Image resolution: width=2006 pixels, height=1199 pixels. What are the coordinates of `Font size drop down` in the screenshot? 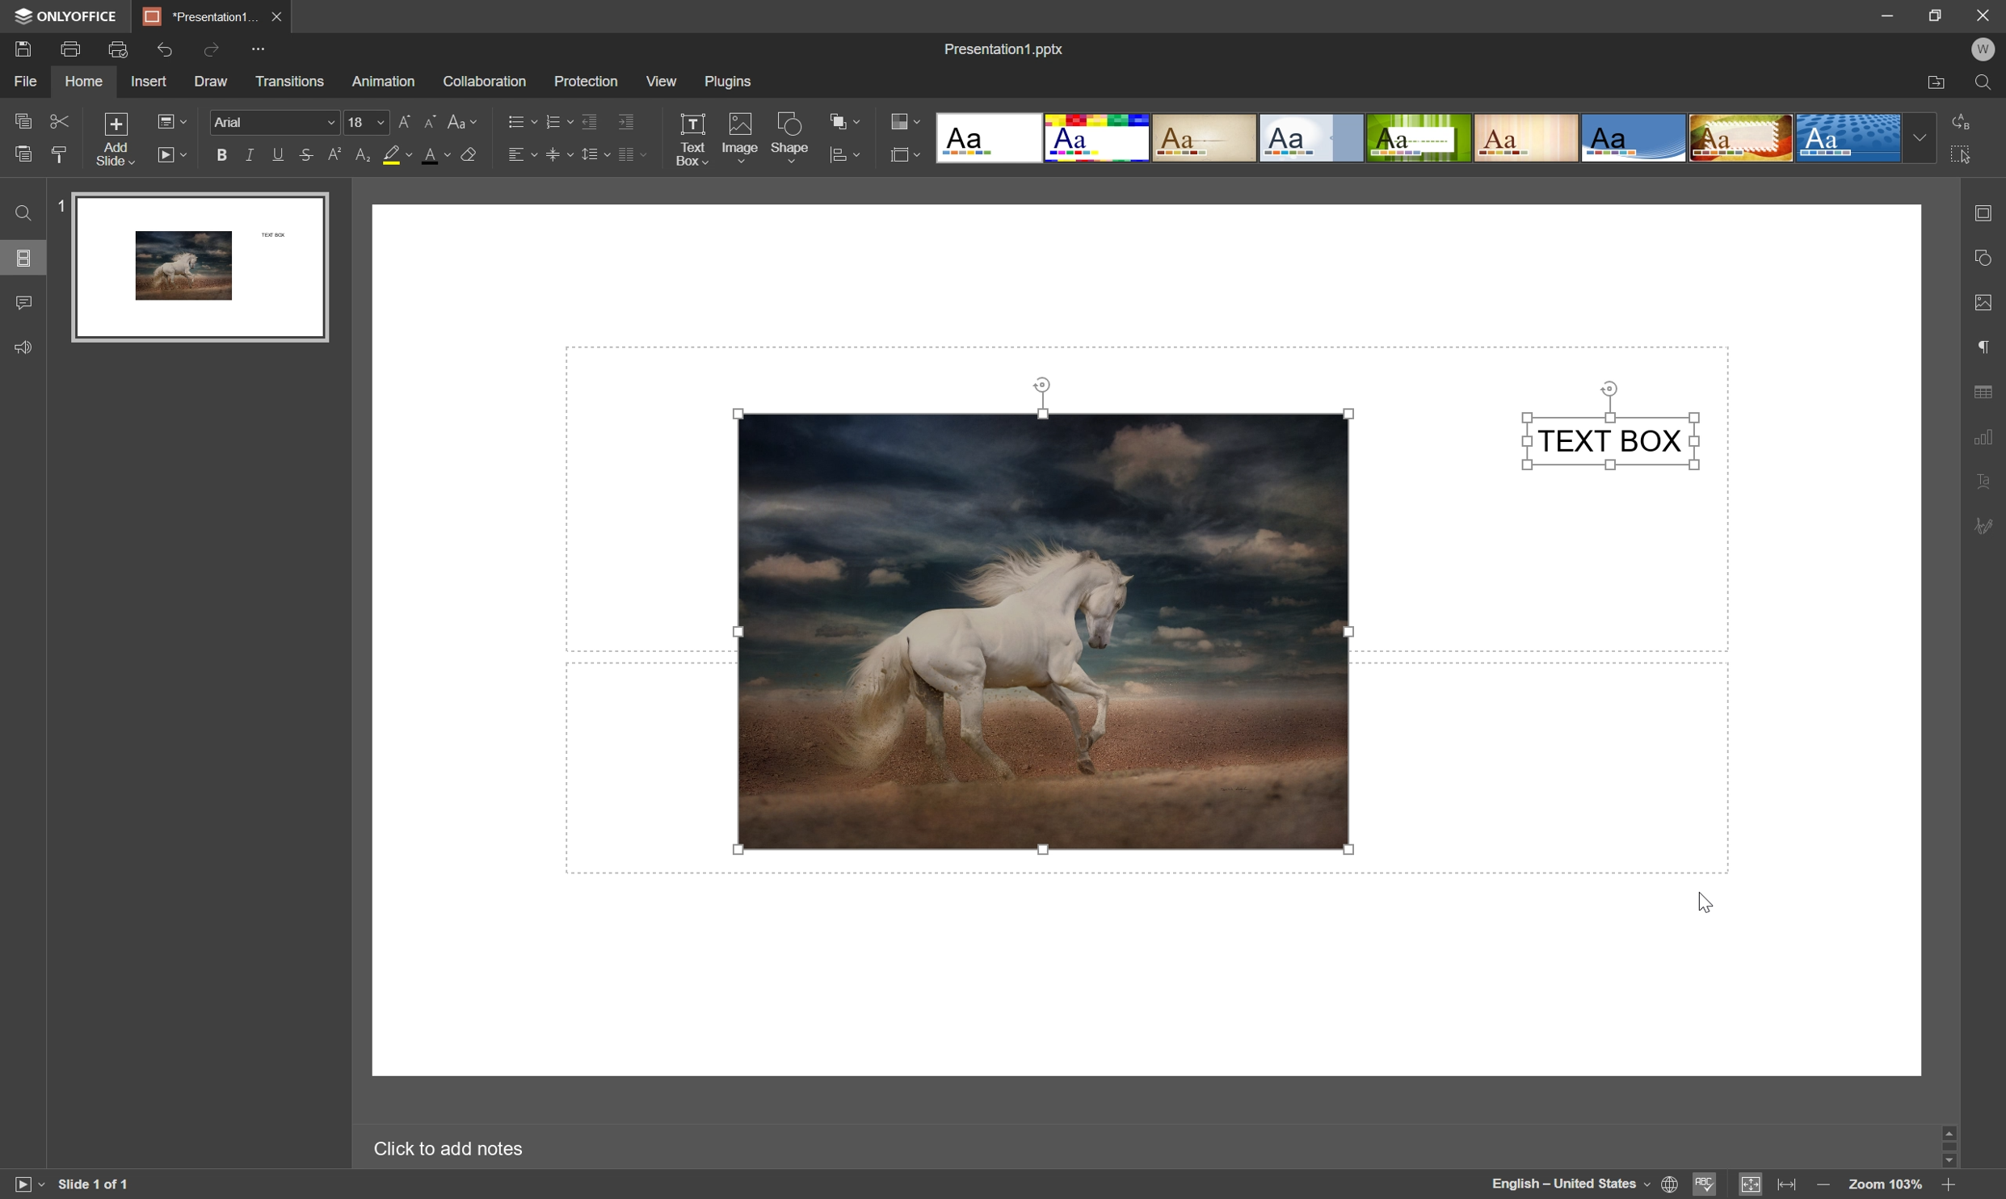 It's located at (365, 120).